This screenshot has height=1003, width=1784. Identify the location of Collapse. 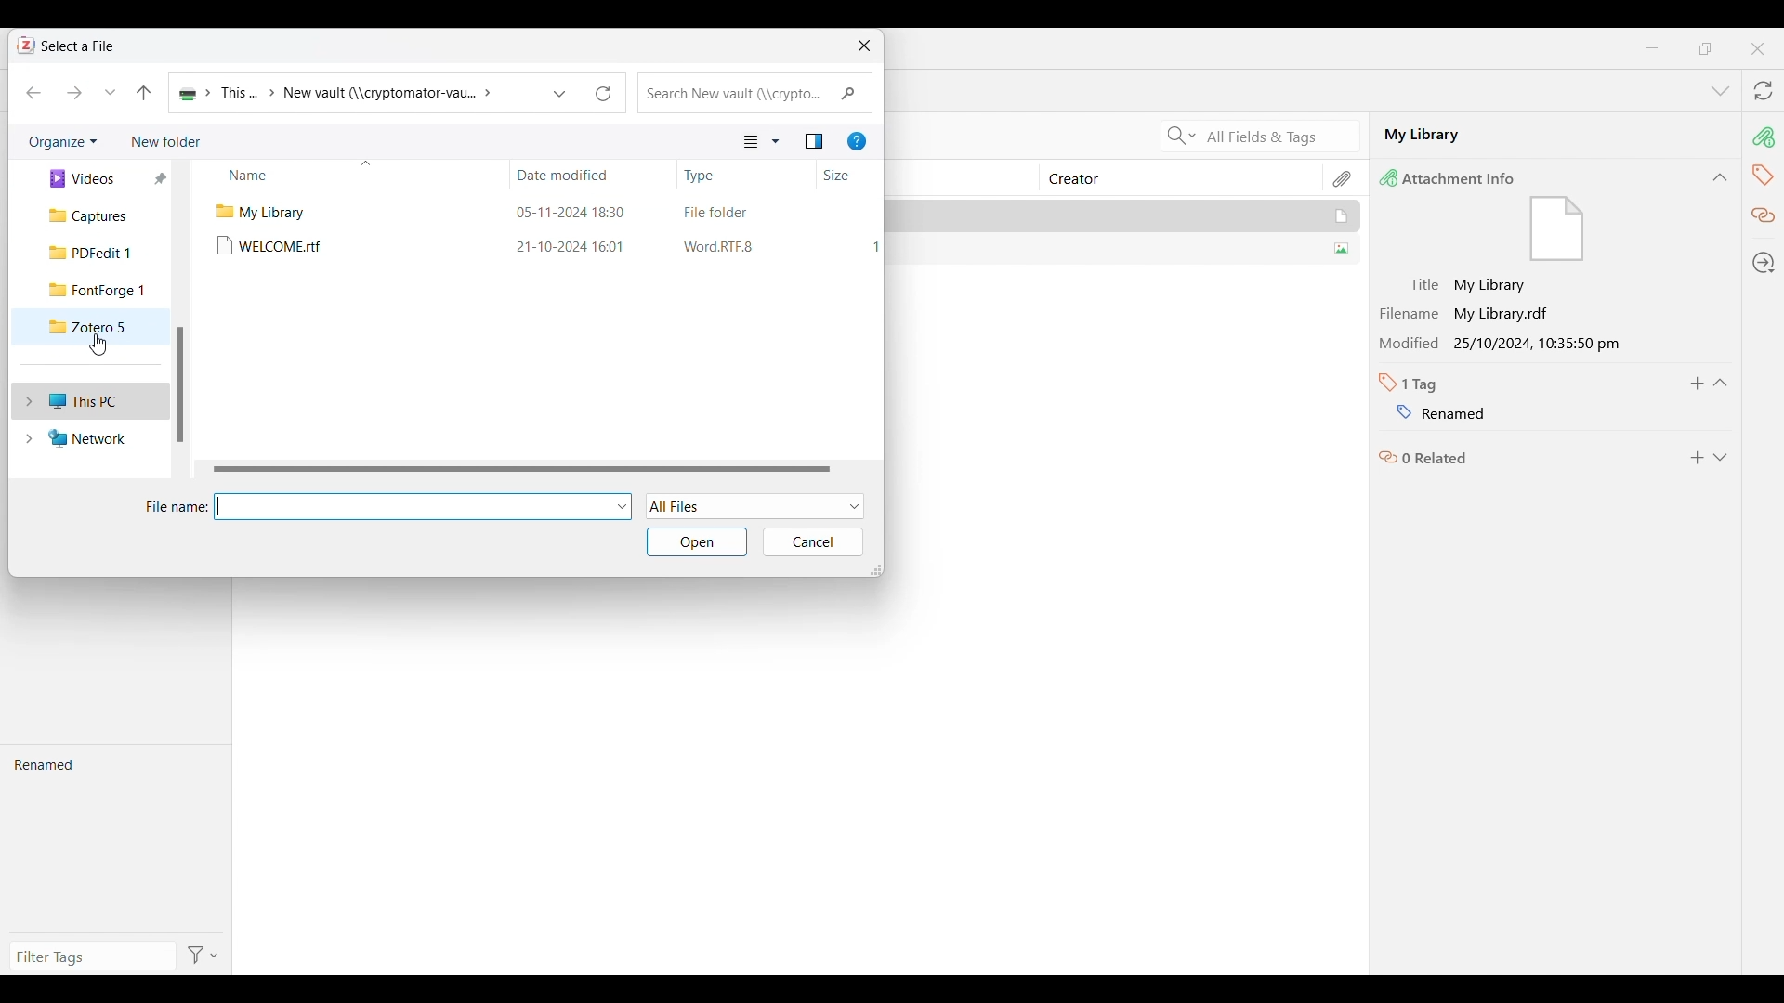
(1720, 177).